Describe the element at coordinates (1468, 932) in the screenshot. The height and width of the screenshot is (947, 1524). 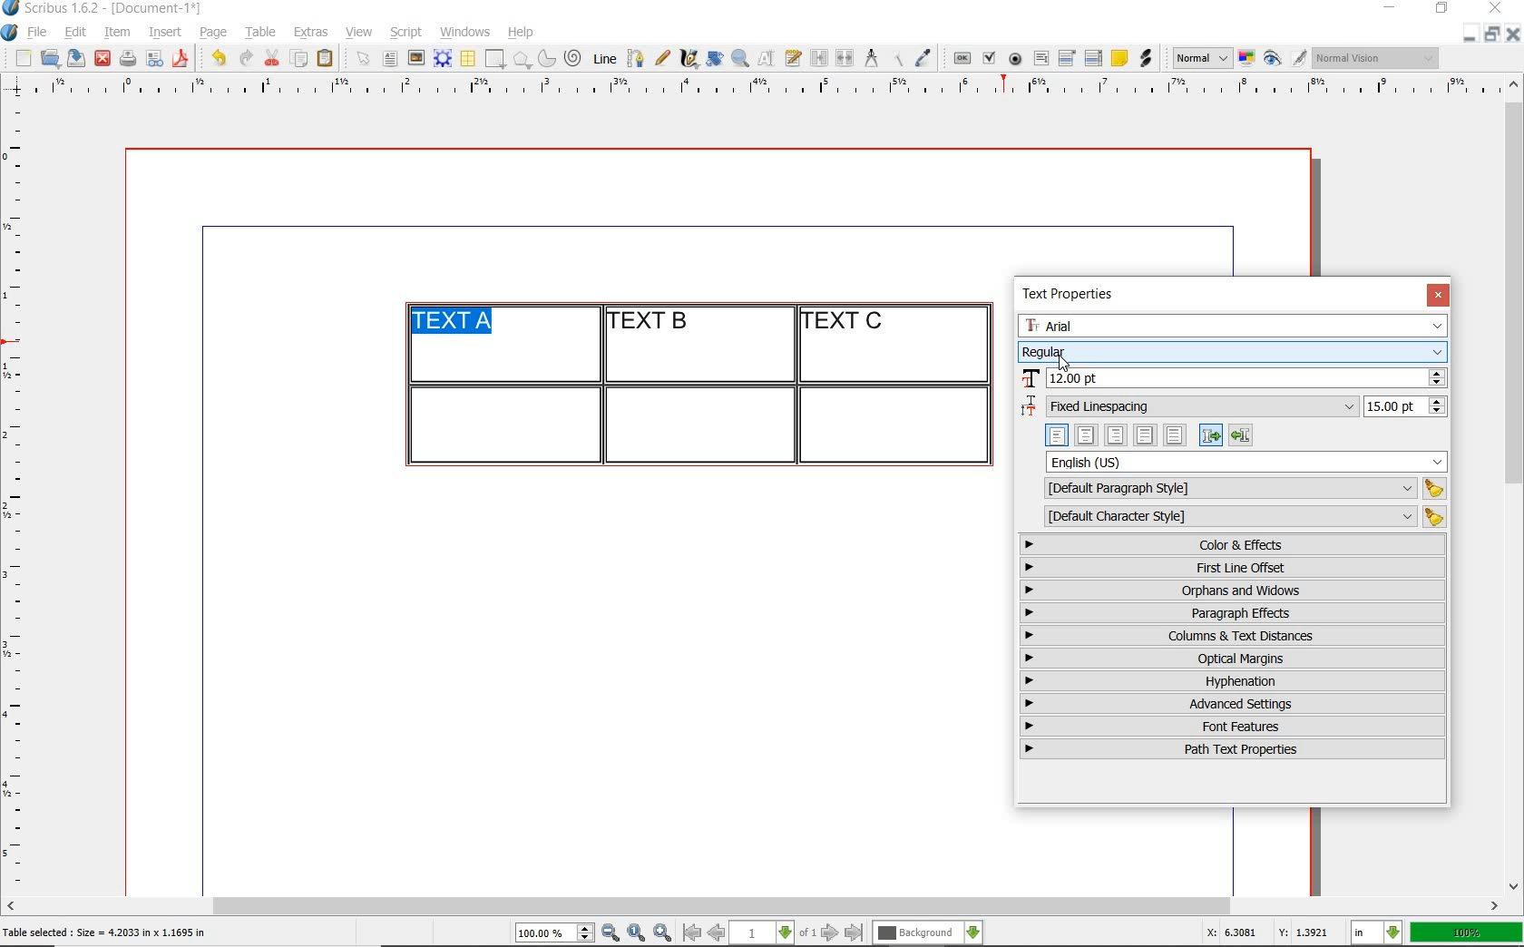
I see `100%` at that location.